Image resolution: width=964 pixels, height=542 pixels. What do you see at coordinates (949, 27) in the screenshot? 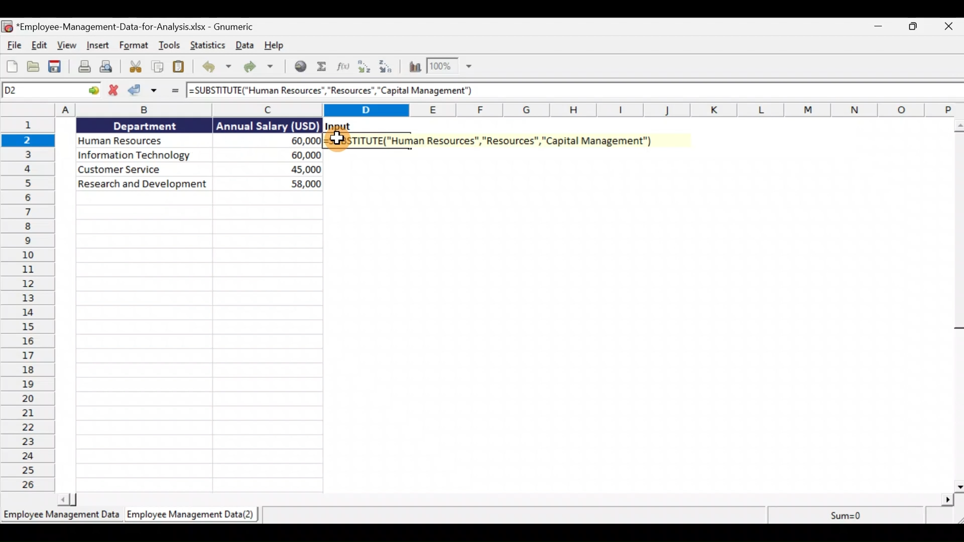
I see `Close` at bounding box center [949, 27].